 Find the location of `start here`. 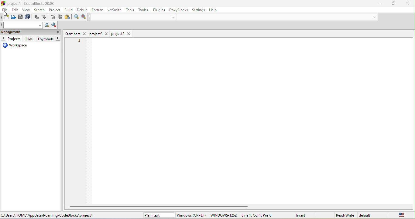

start here is located at coordinates (76, 33).